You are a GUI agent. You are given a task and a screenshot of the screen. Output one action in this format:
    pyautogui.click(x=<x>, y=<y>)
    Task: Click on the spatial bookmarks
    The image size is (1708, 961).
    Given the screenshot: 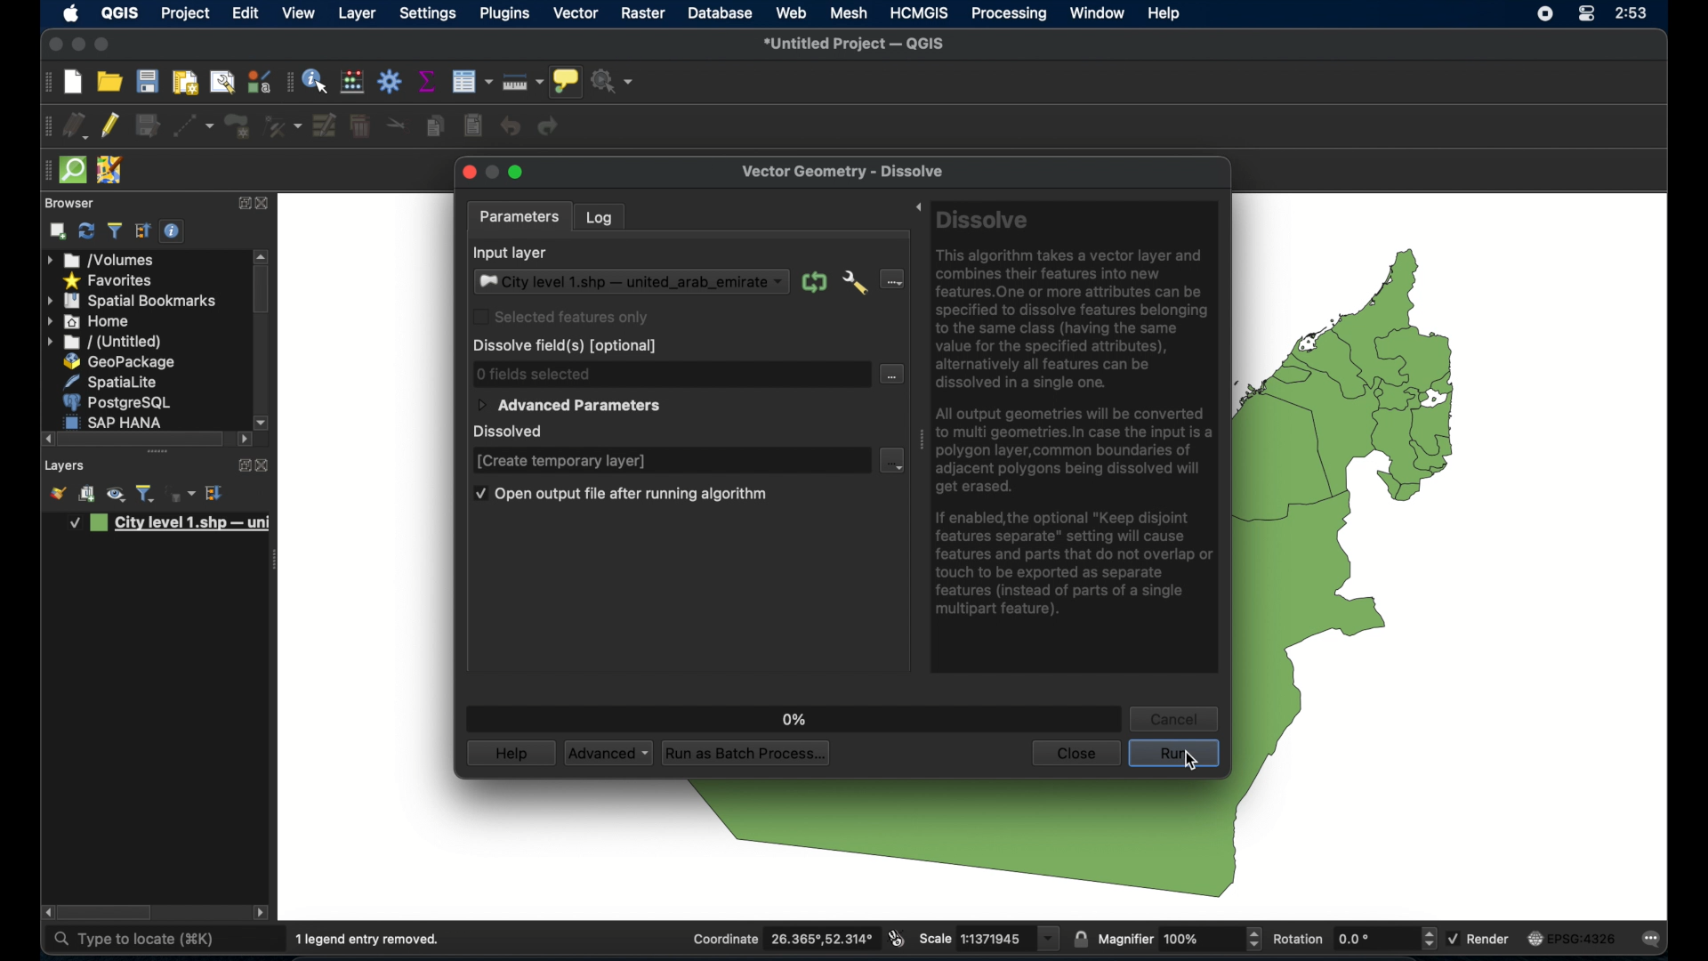 What is the action you would take?
    pyautogui.click(x=130, y=302)
    